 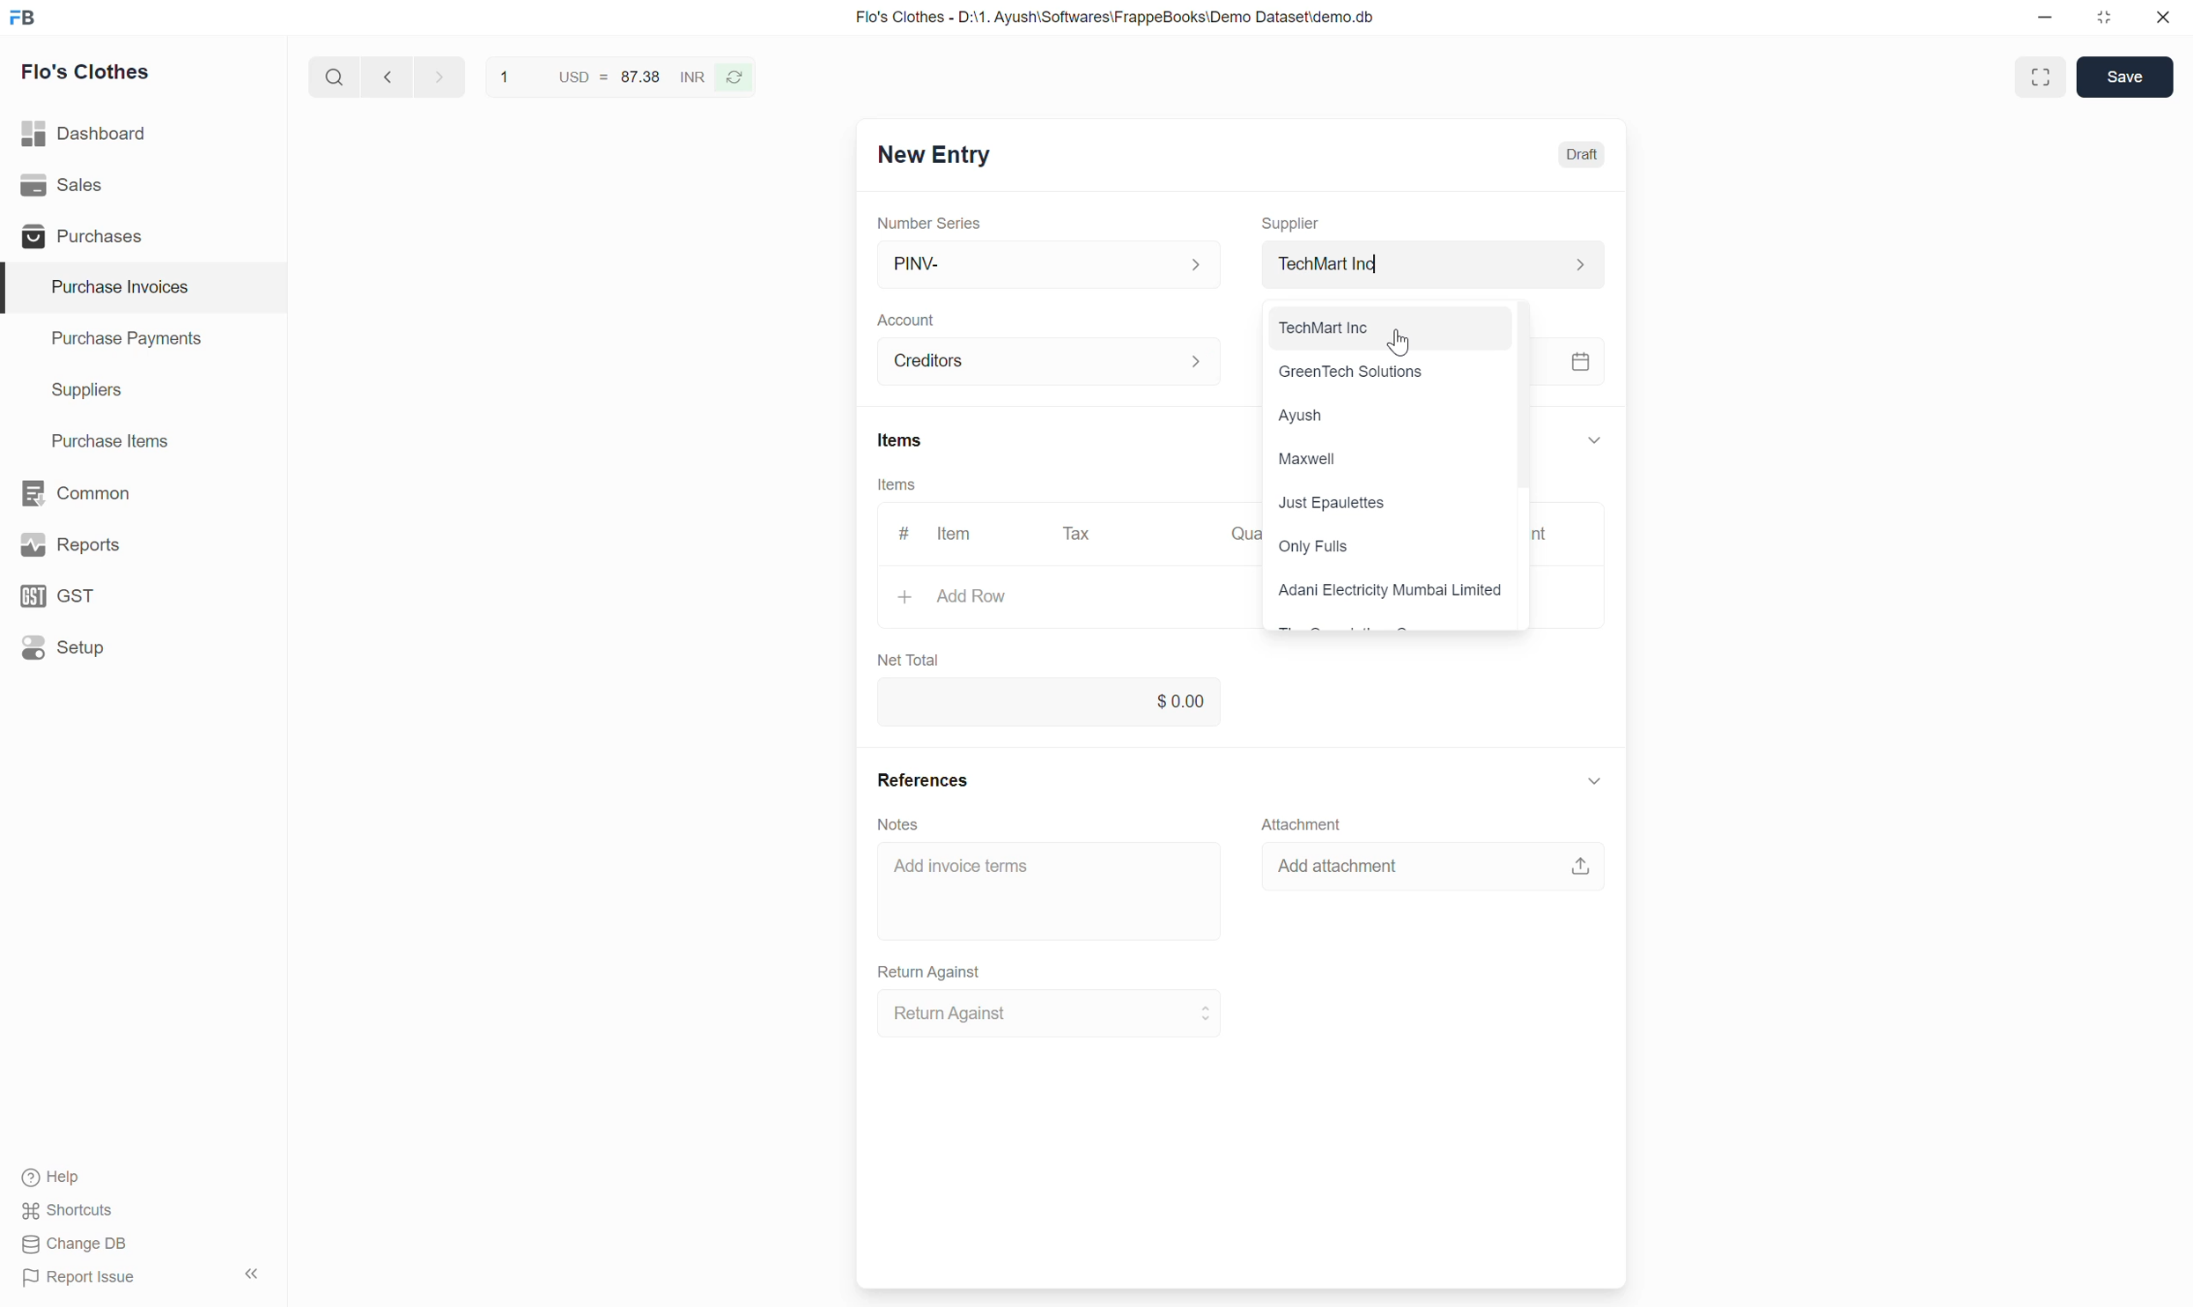 What do you see at coordinates (1403, 335) in the screenshot?
I see `cursor` at bounding box center [1403, 335].